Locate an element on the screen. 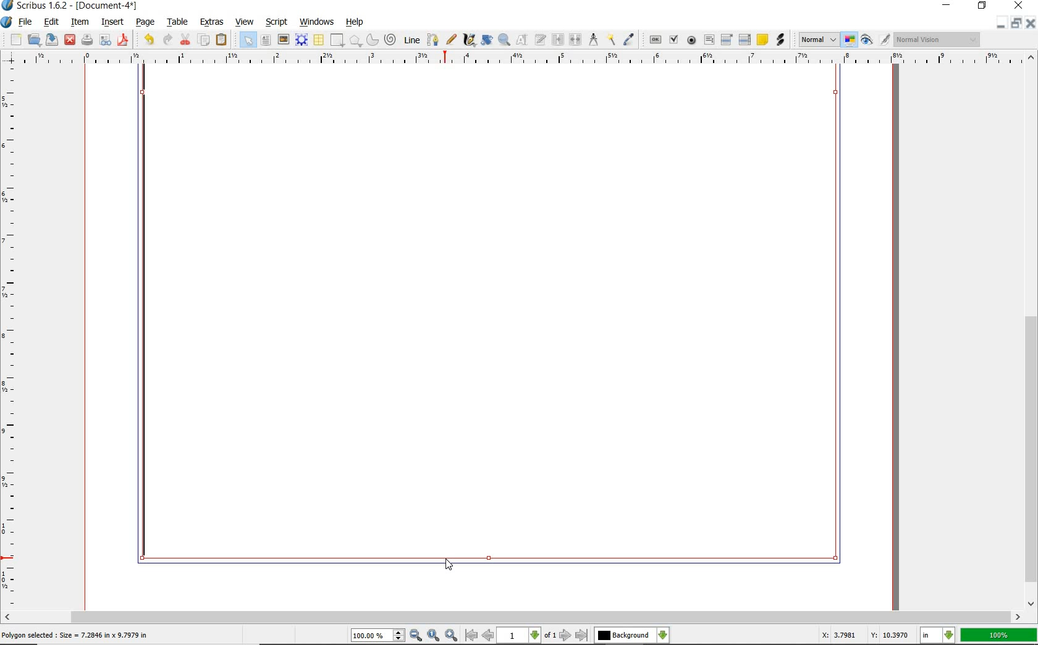 The image size is (1038, 645). pdf combo box is located at coordinates (726, 39).